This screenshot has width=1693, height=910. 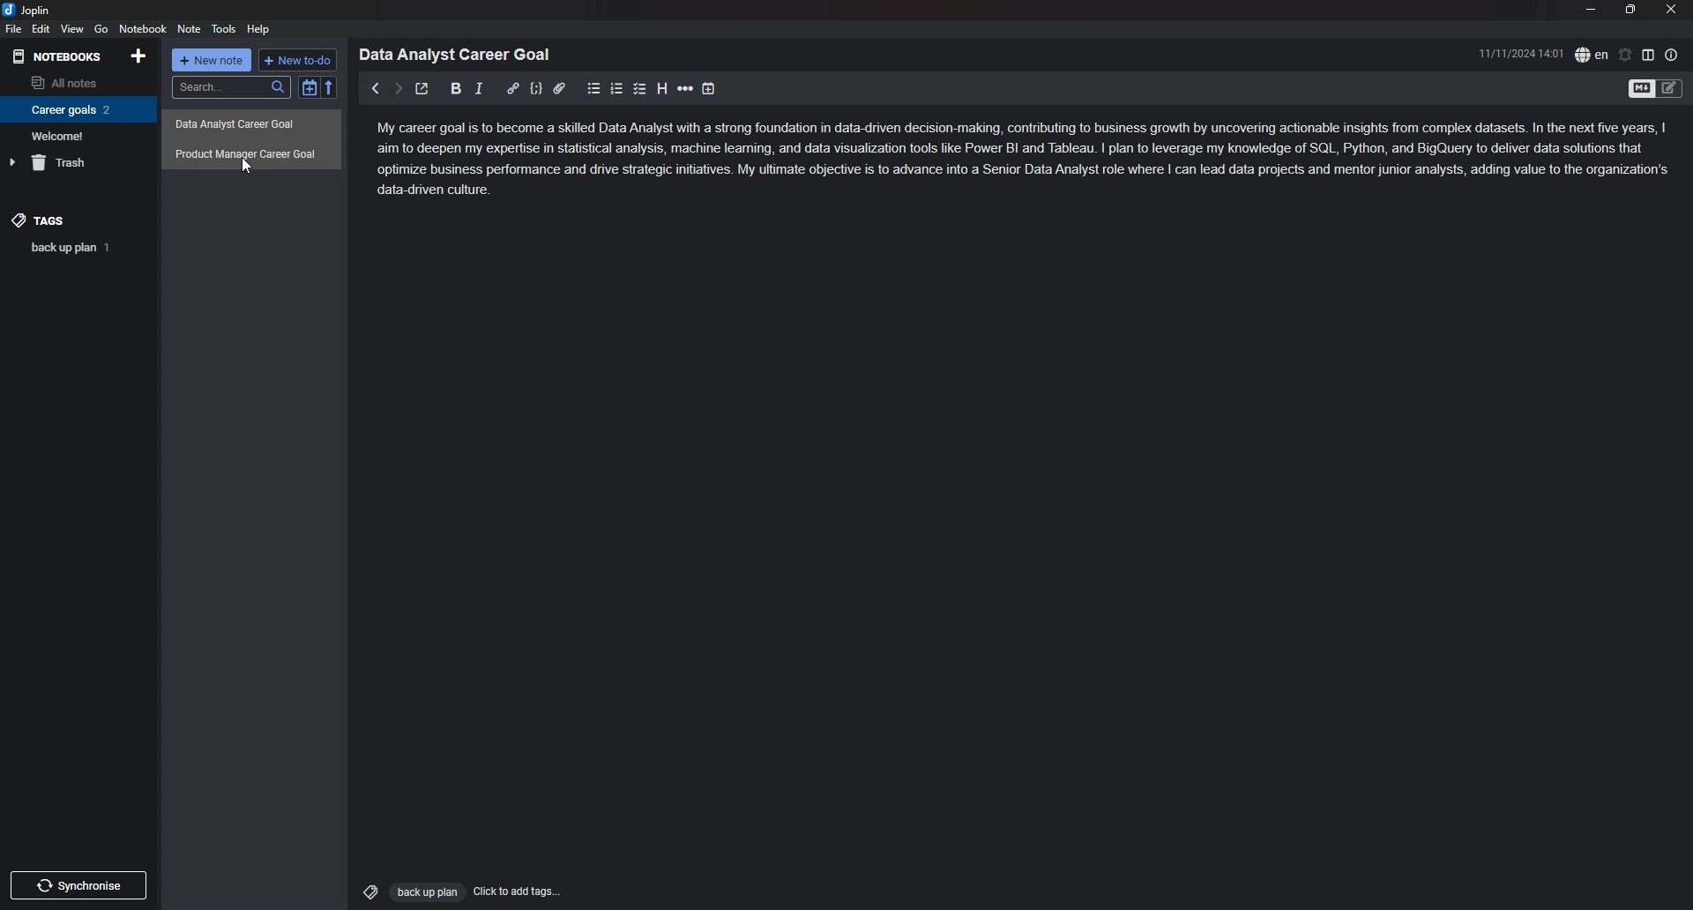 What do you see at coordinates (559, 89) in the screenshot?
I see `attachment` at bounding box center [559, 89].